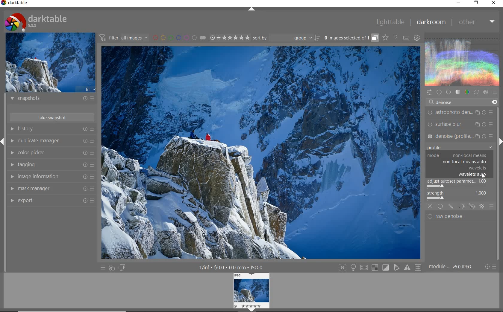  Describe the element at coordinates (476, 92) in the screenshot. I see `correct` at that location.